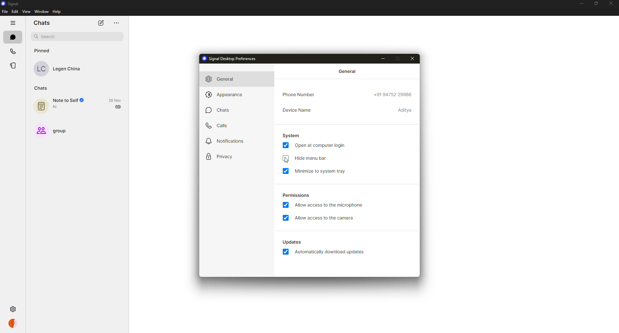 The width and height of the screenshot is (619, 333). I want to click on new chat, so click(101, 23).